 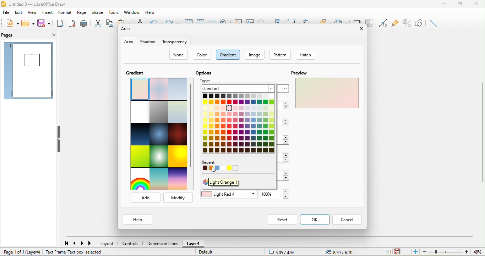 I want to click on align object , so click(x=308, y=20).